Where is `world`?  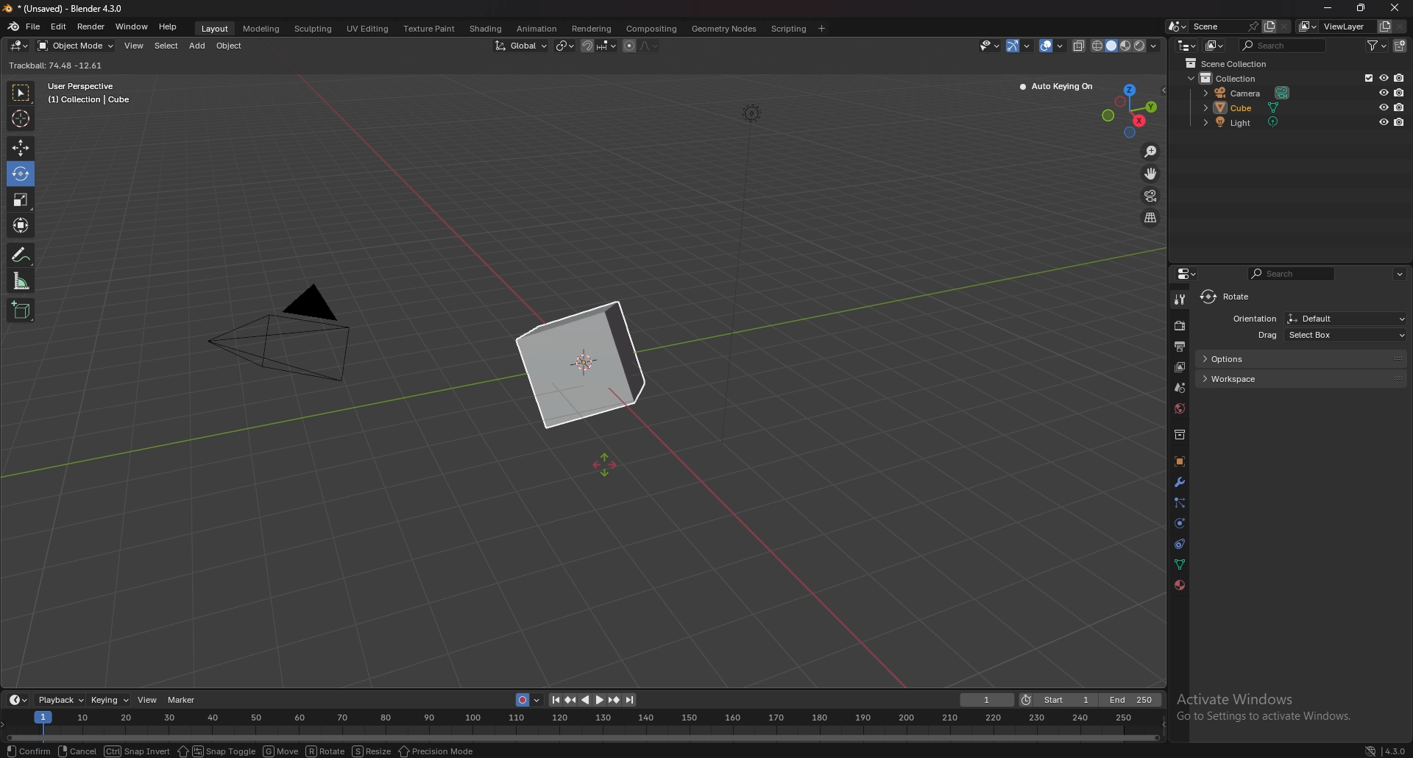
world is located at coordinates (1180, 408).